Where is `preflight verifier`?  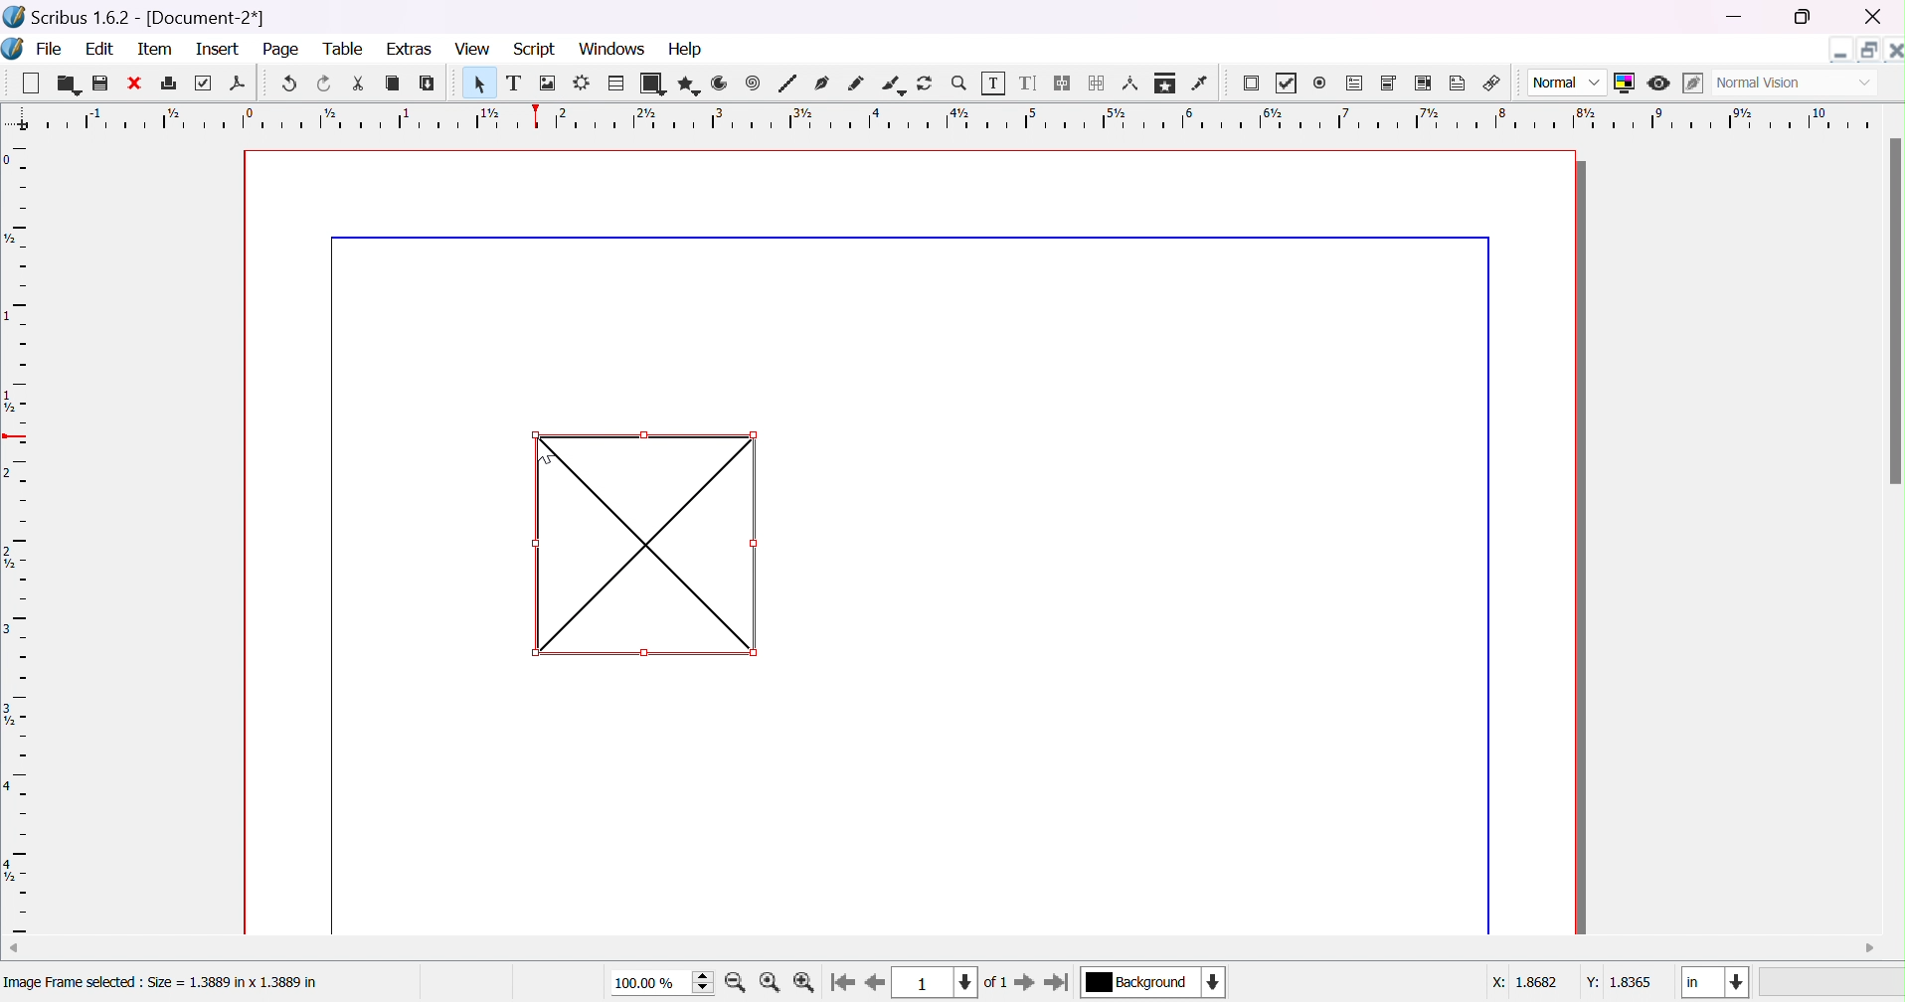
preflight verifier is located at coordinates (206, 83).